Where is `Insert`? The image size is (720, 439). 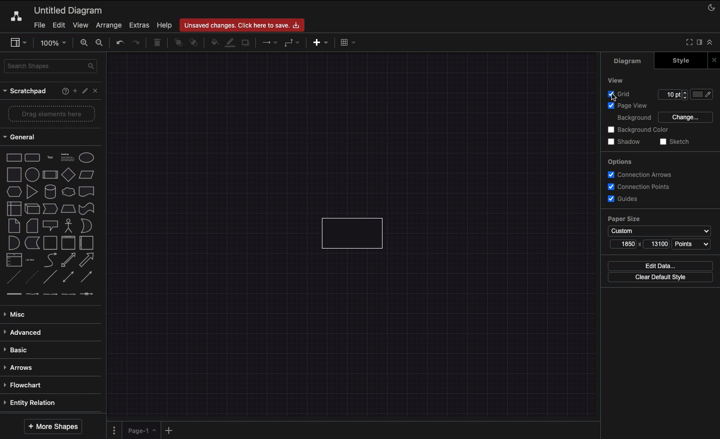 Insert is located at coordinates (320, 43).